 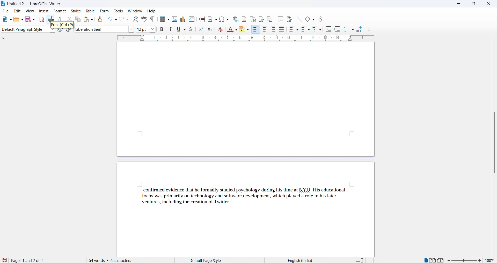 What do you see at coordinates (69, 31) in the screenshot?
I see `new style form selection` at bounding box center [69, 31].